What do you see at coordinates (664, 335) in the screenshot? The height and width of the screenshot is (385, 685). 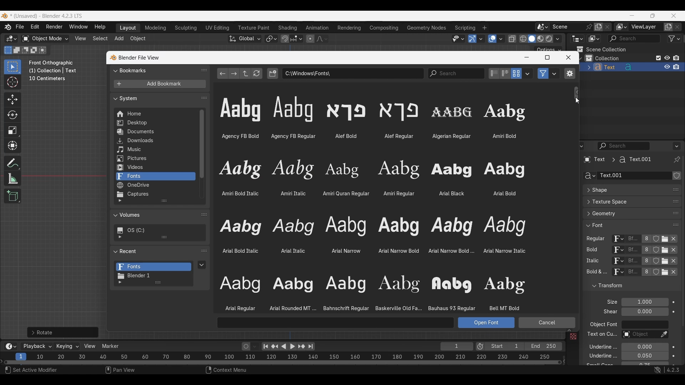 I see `Eyedropper data-block` at bounding box center [664, 335].